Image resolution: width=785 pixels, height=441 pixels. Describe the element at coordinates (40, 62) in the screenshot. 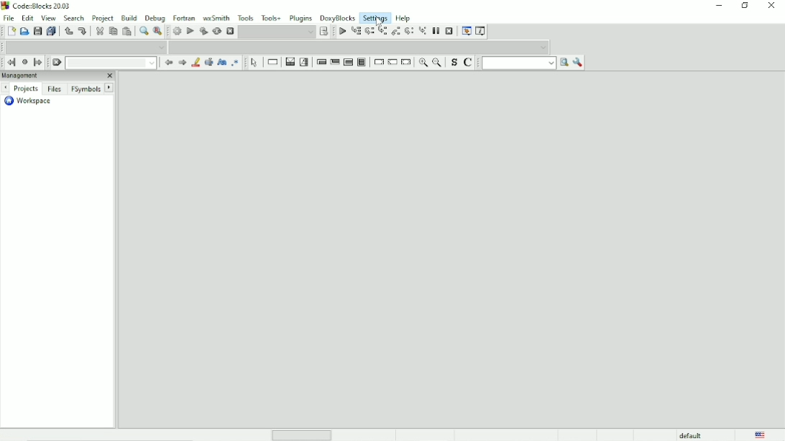

I see `Jump forward` at that location.